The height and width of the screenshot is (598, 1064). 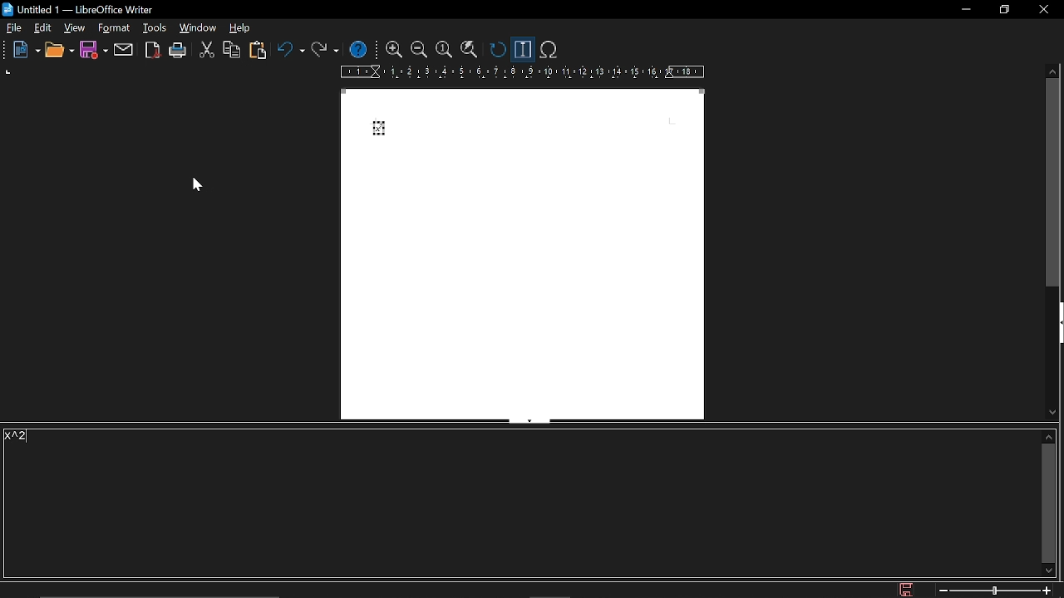 I want to click on symbols, so click(x=550, y=50).